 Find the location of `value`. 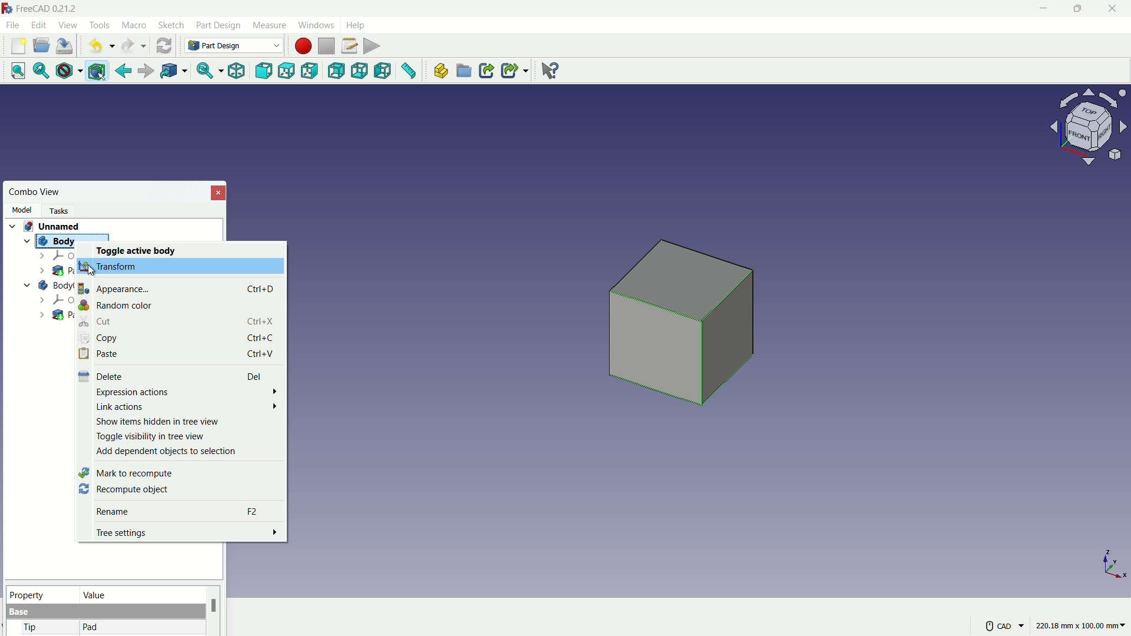

value is located at coordinates (140, 594).